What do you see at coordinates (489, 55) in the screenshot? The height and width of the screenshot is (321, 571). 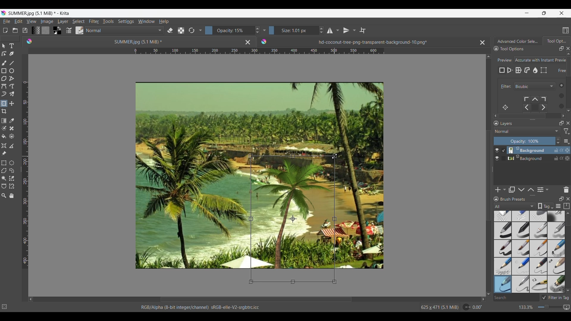 I see `Up` at bounding box center [489, 55].